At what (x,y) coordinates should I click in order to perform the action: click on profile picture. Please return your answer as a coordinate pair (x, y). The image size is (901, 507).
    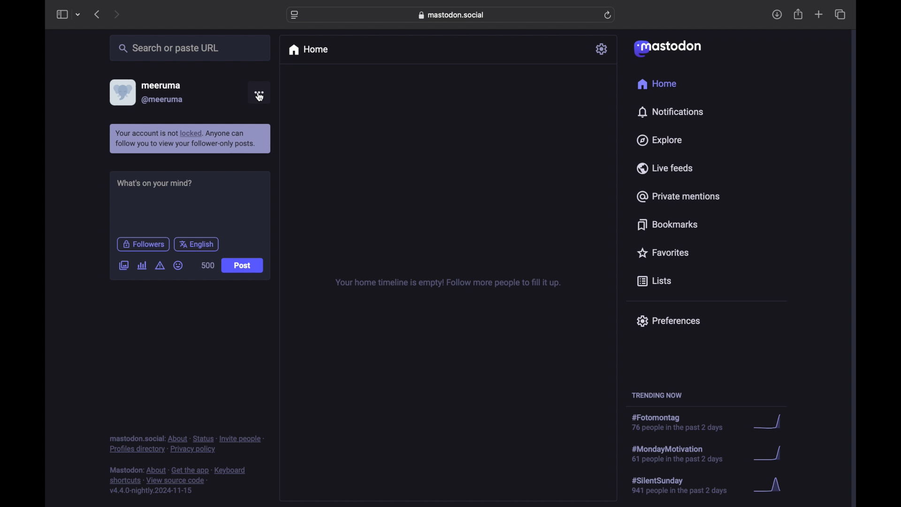
    Looking at the image, I should click on (122, 92).